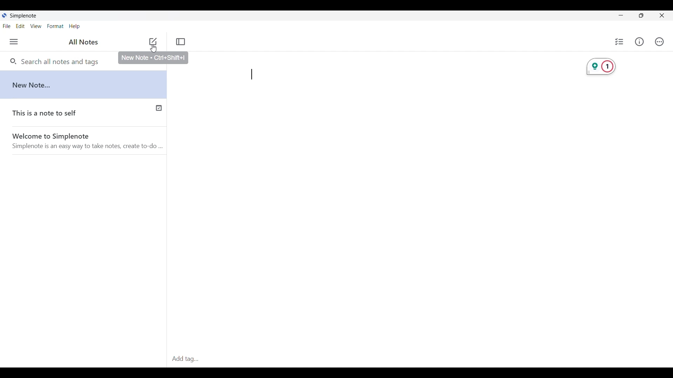 The width and height of the screenshot is (673, 378). What do you see at coordinates (89, 140) in the screenshot?
I see `Welcome to Simplenote(Welcome note by software)` at bounding box center [89, 140].